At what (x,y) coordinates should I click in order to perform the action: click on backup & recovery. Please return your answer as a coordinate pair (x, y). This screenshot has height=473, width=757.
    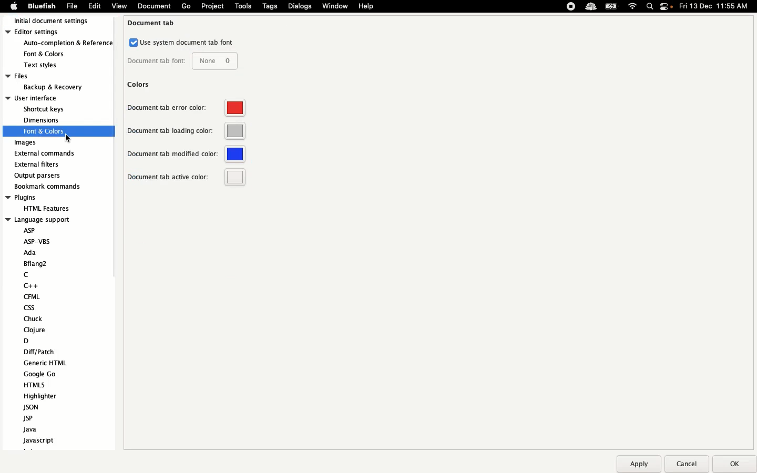
    Looking at the image, I should click on (52, 87).